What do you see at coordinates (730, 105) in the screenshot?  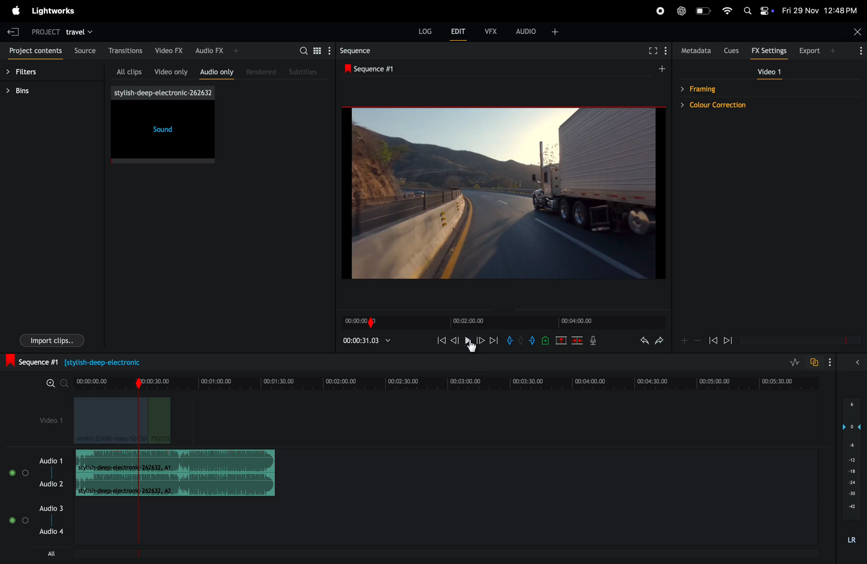 I see `colour correction` at bounding box center [730, 105].